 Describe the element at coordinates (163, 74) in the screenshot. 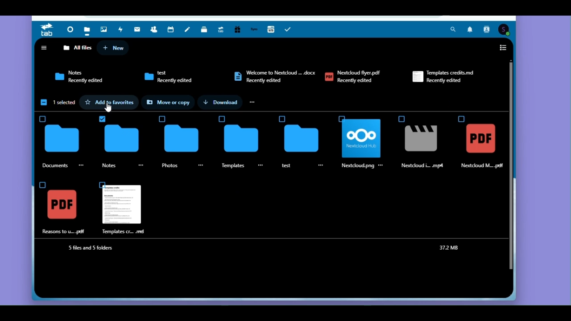

I see `Test` at that location.